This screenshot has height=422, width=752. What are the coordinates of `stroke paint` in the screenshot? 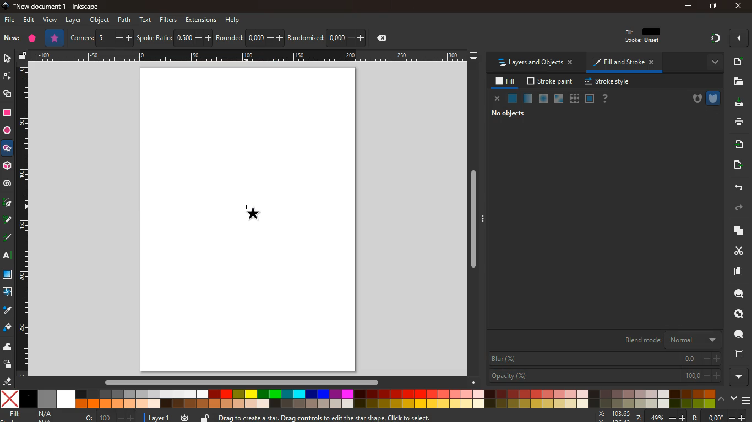 It's located at (551, 80).